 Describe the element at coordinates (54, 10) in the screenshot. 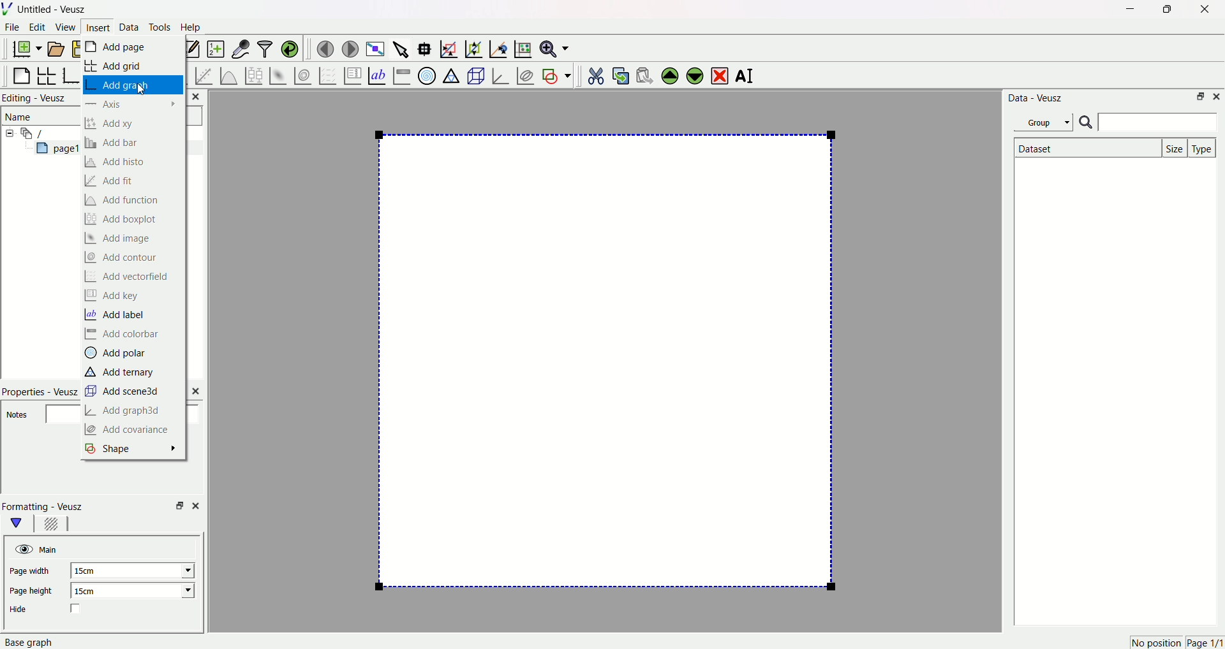

I see `Untitled - Veusz` at that location.